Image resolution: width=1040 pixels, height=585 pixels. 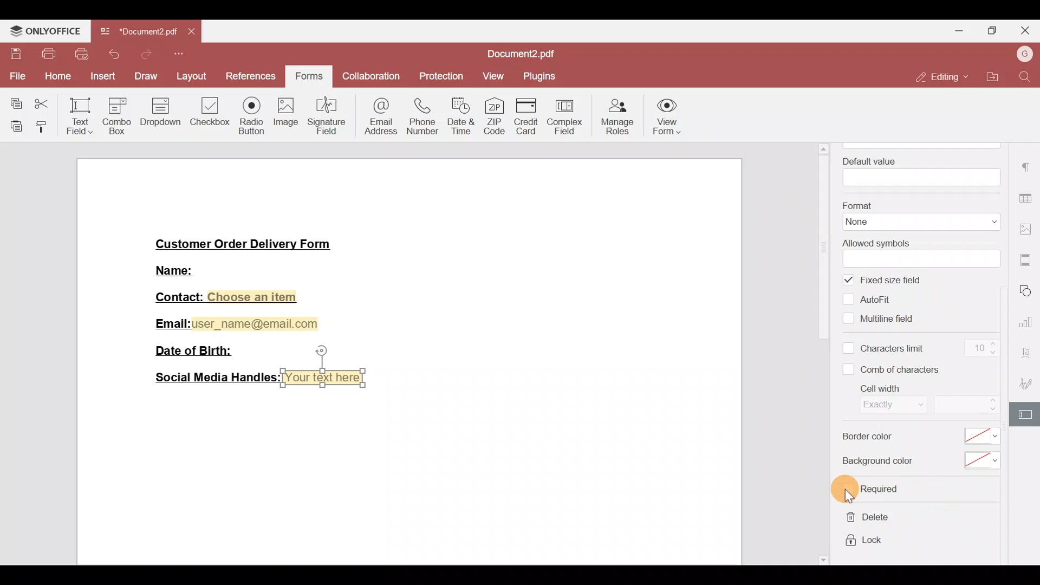 What do you see at coordinates (959, 30) in the screenshot?
I see `Minimize` at bounding box center [959, 30].